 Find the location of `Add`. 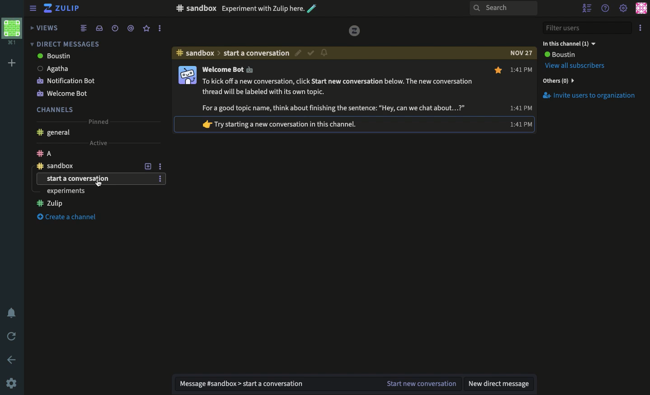

Add is located at coordinates (12, 63).